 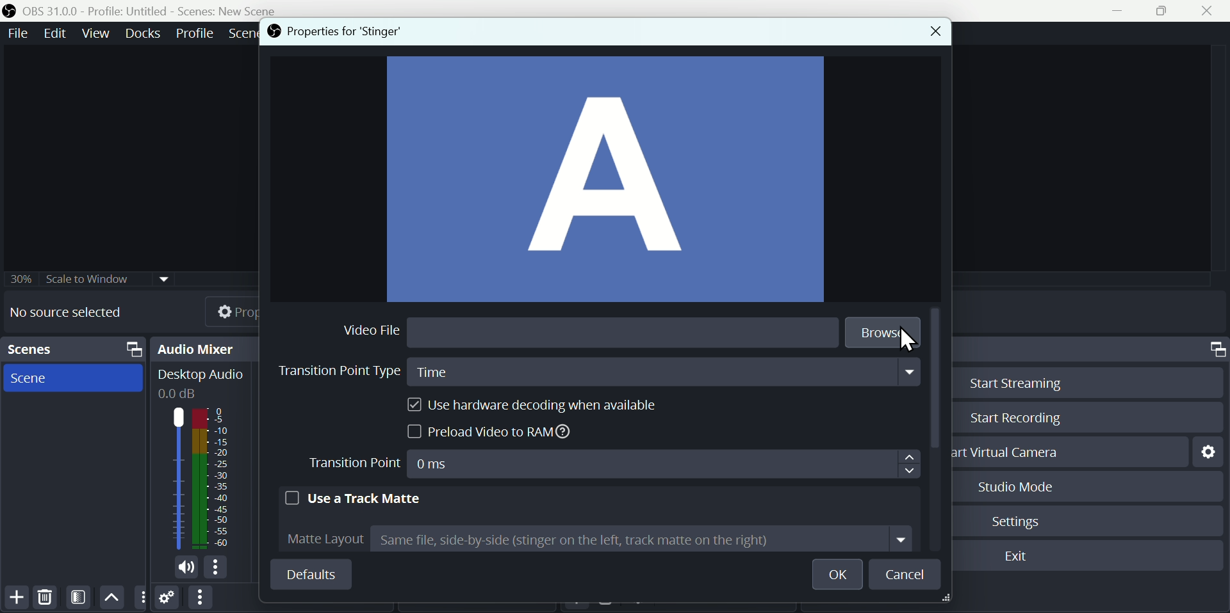 I want to click on Settings, so click(x=1021, y=520).